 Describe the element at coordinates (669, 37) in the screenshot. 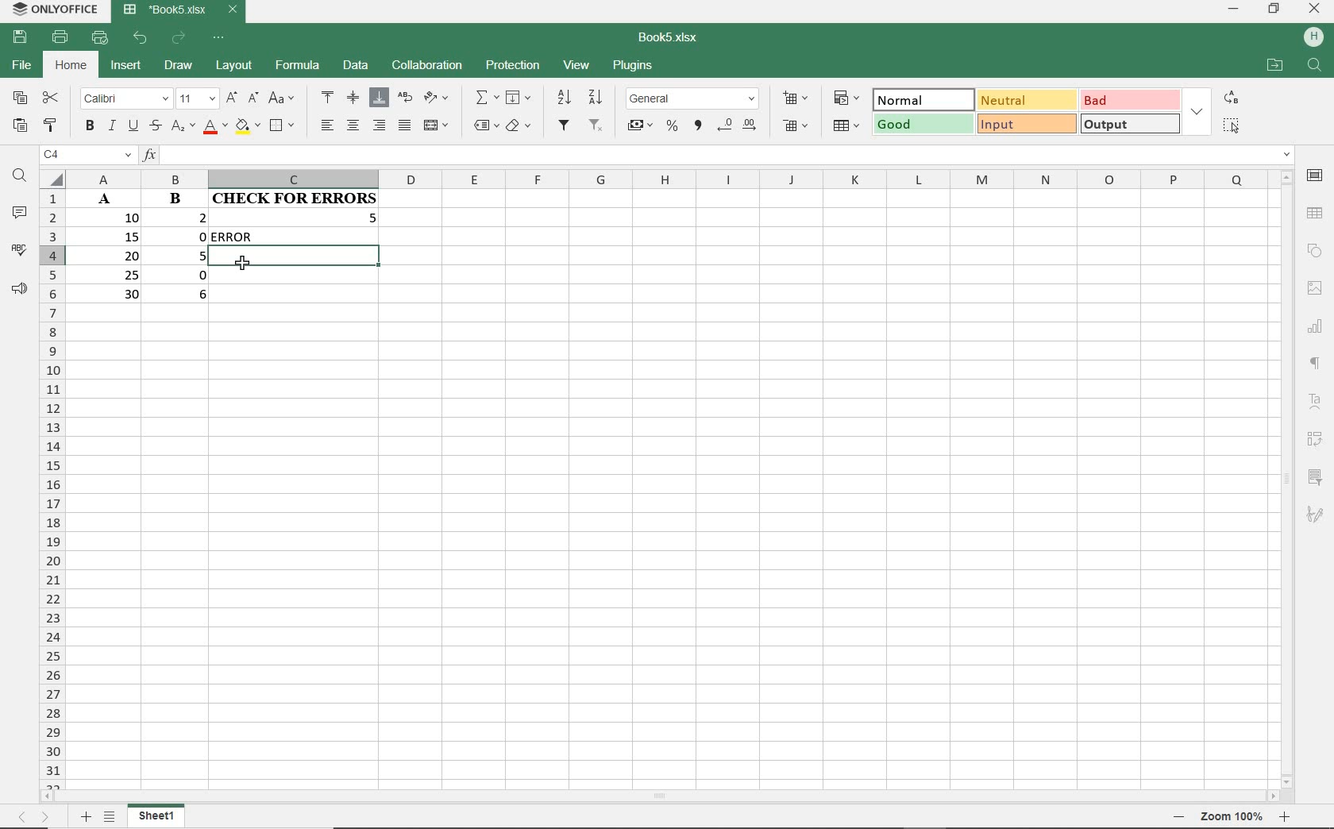

I see `DOCUMENT NAME` at that location.